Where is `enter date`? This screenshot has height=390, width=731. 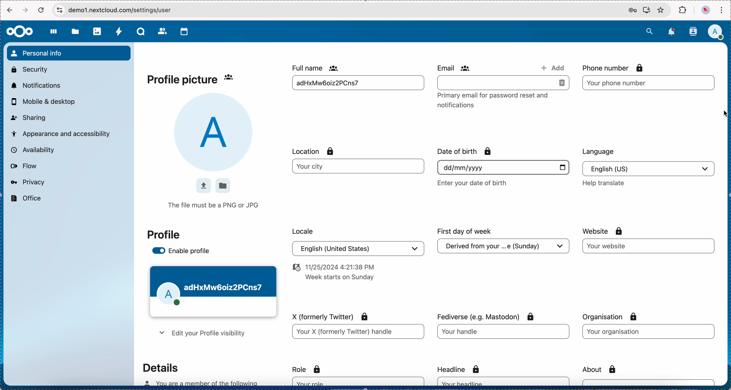 enter date is located at coordinates (503, 167).